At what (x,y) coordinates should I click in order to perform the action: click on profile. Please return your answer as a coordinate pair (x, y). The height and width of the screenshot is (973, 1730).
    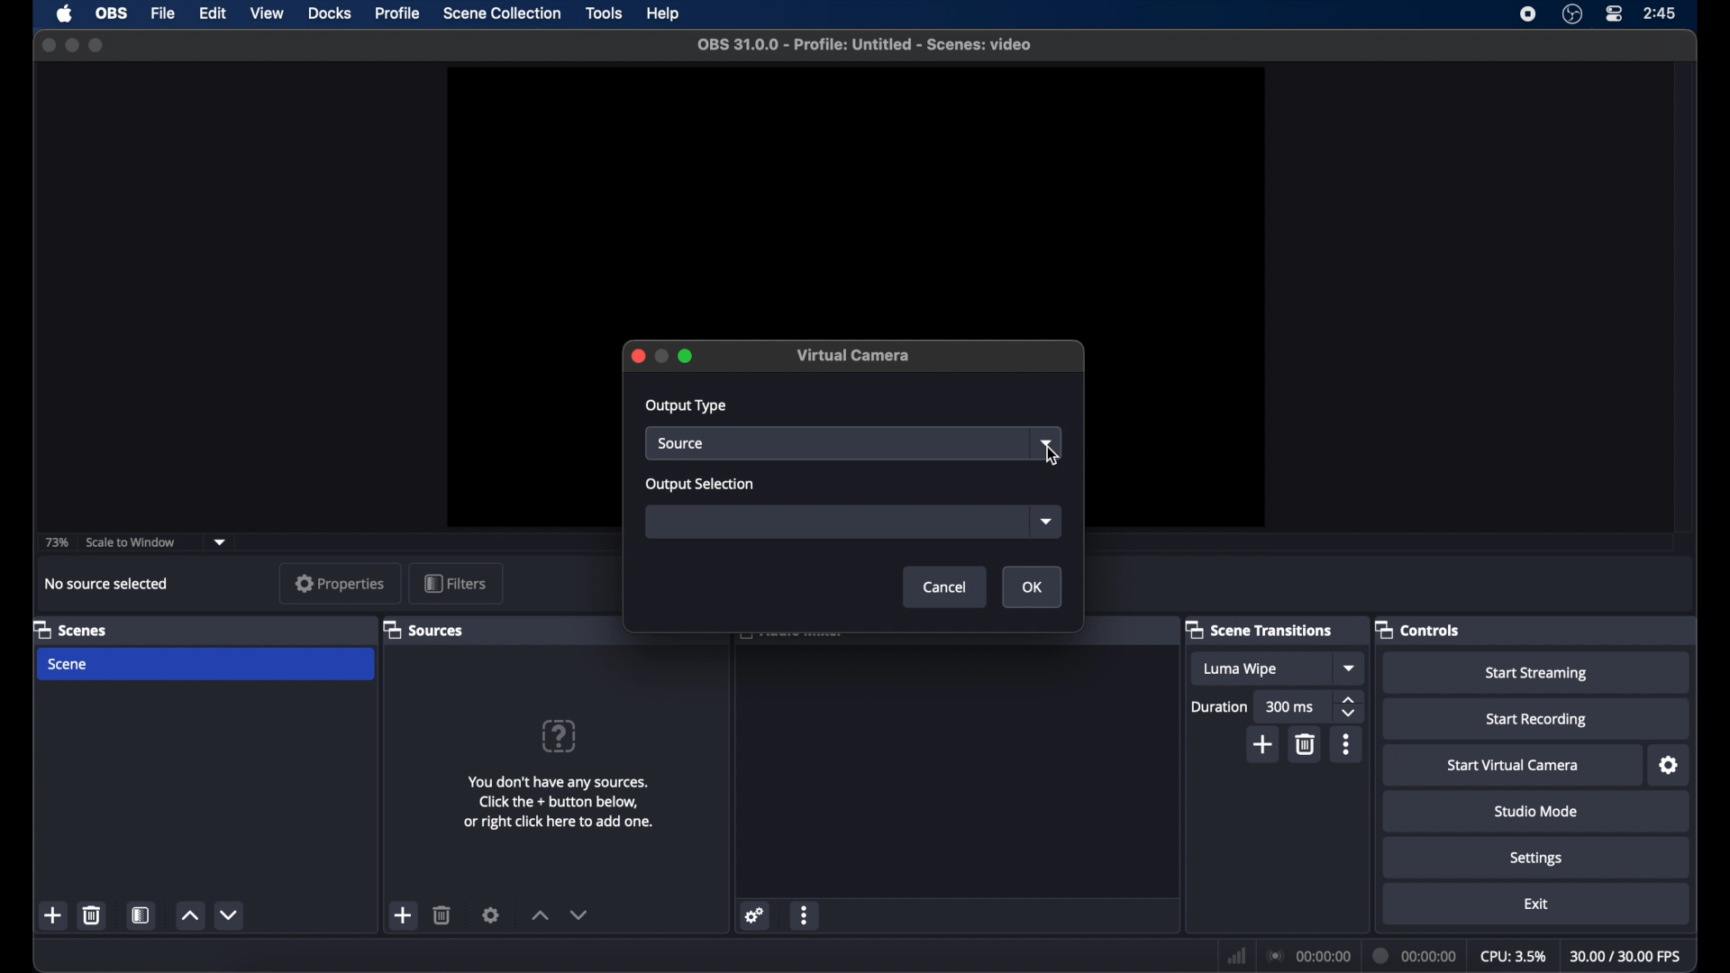
    Looking at the image, I should click on (396, 14).